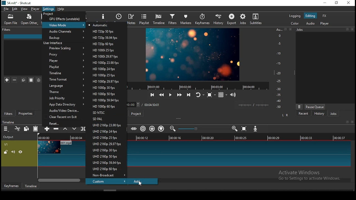 This screenshot has width=356, height=200. I want to click on language, so click(64, 86).